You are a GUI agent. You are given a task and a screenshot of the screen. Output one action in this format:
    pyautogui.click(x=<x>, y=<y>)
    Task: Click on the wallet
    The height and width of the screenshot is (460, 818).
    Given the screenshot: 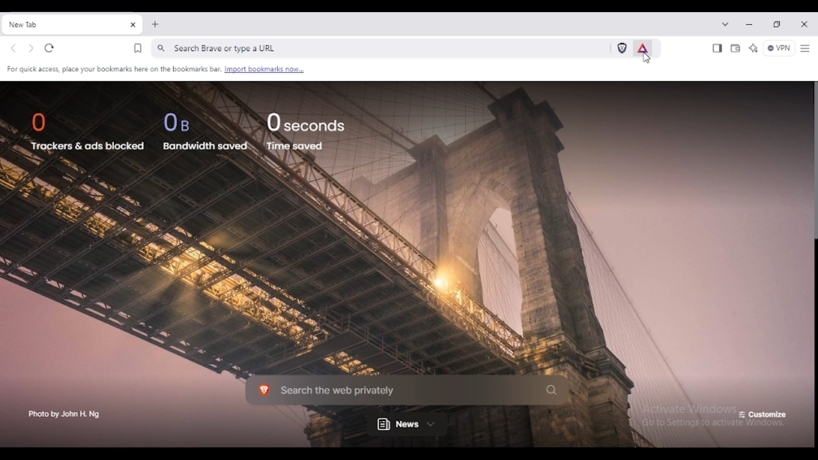 What is the action you would take?
    pyautogui.click(x=736, y=49)
    